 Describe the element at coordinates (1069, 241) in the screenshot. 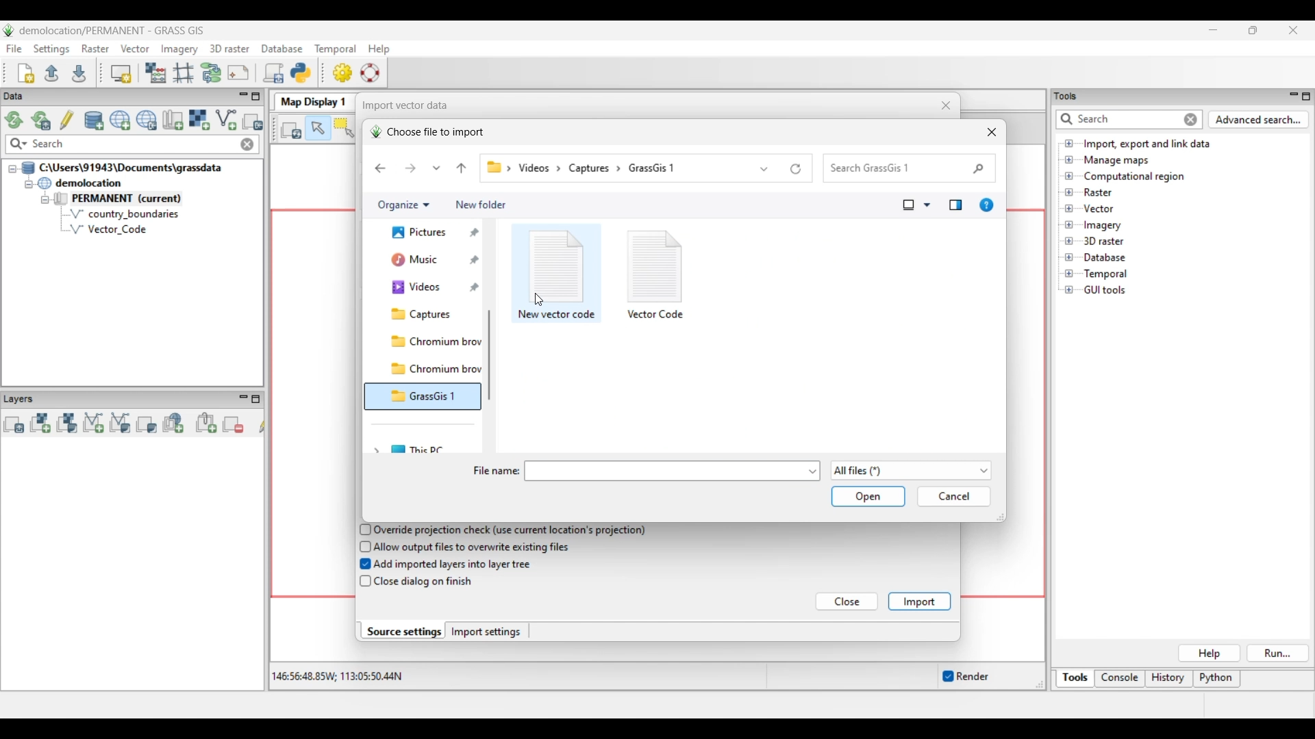

I see `Click to open files under 3D Raster` at that location.